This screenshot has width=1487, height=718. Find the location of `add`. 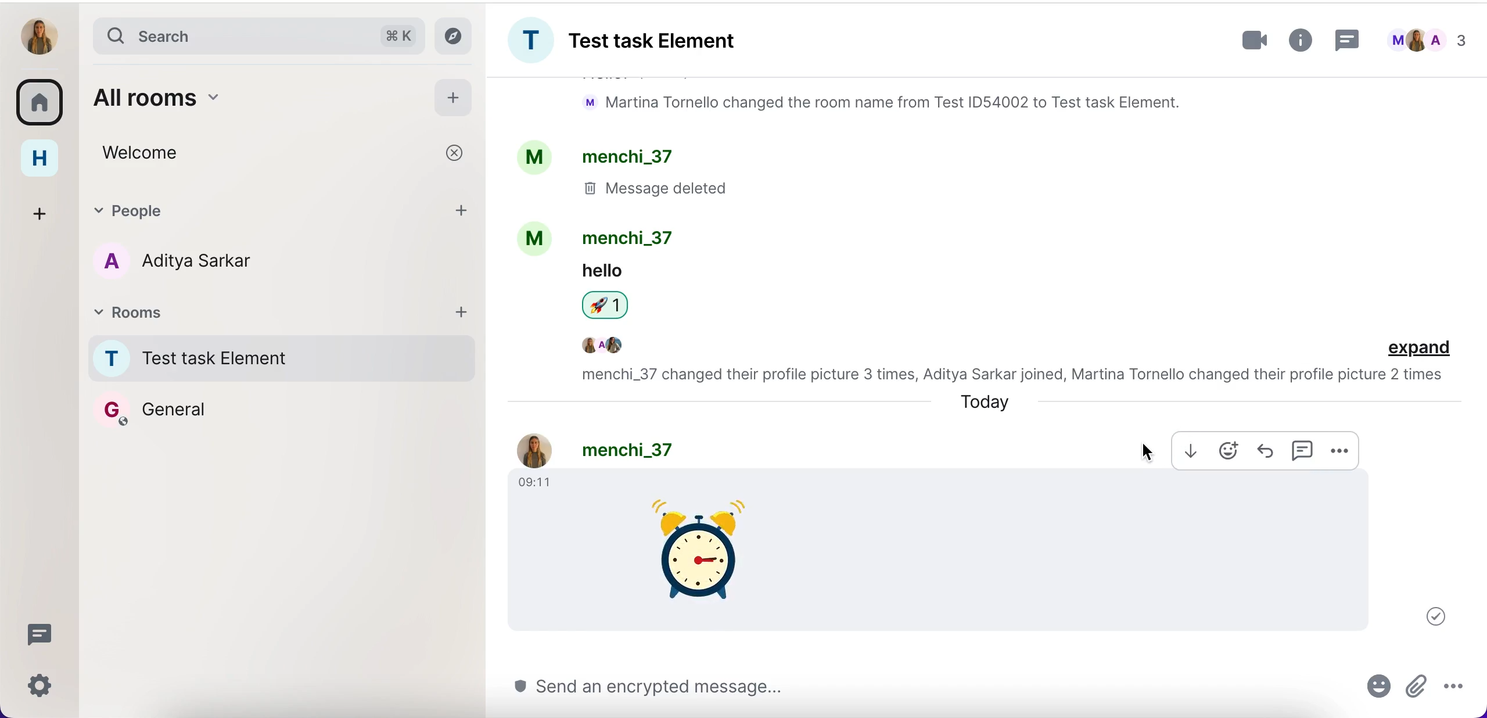

add is located at coordinates (452, 96).